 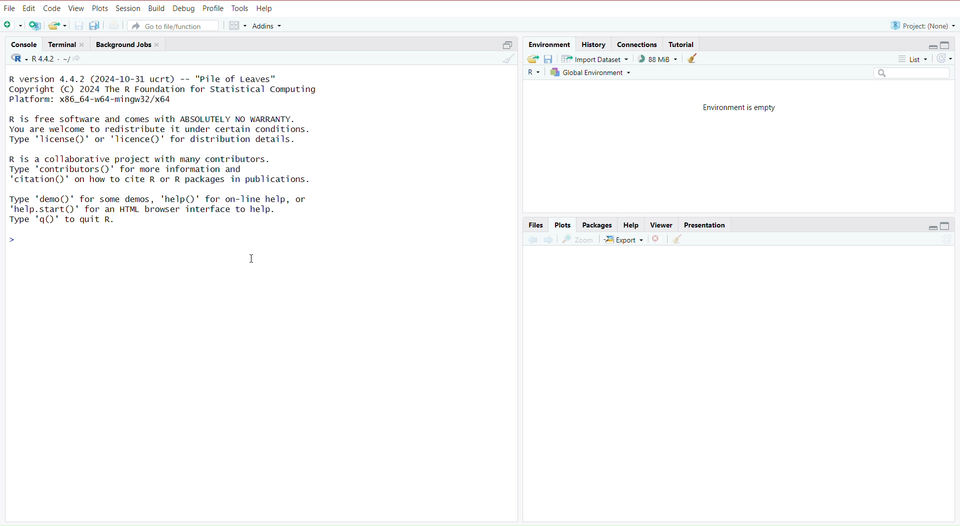 I want to click on clear all plot, so click(x=679, y=239).